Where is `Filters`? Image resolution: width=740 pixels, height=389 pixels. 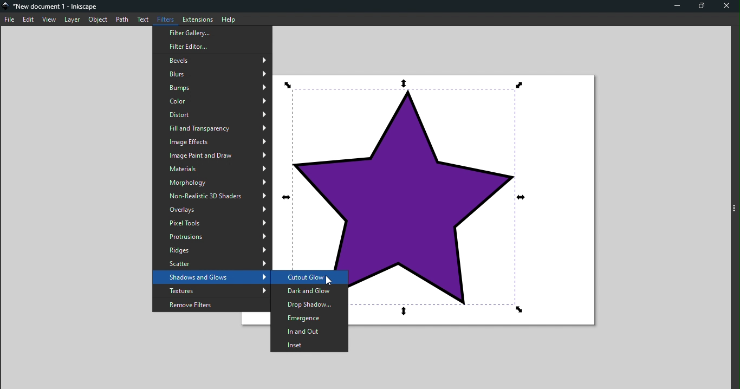
Filters is located at coordinates (165, 19).